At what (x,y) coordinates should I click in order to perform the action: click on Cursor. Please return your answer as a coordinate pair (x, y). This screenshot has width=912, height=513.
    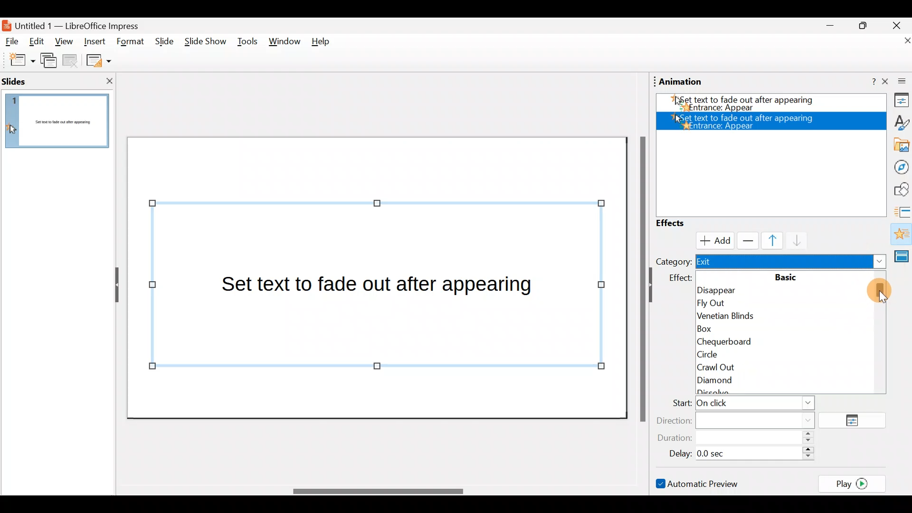
    Looking at the image, I should click on (712, 239).